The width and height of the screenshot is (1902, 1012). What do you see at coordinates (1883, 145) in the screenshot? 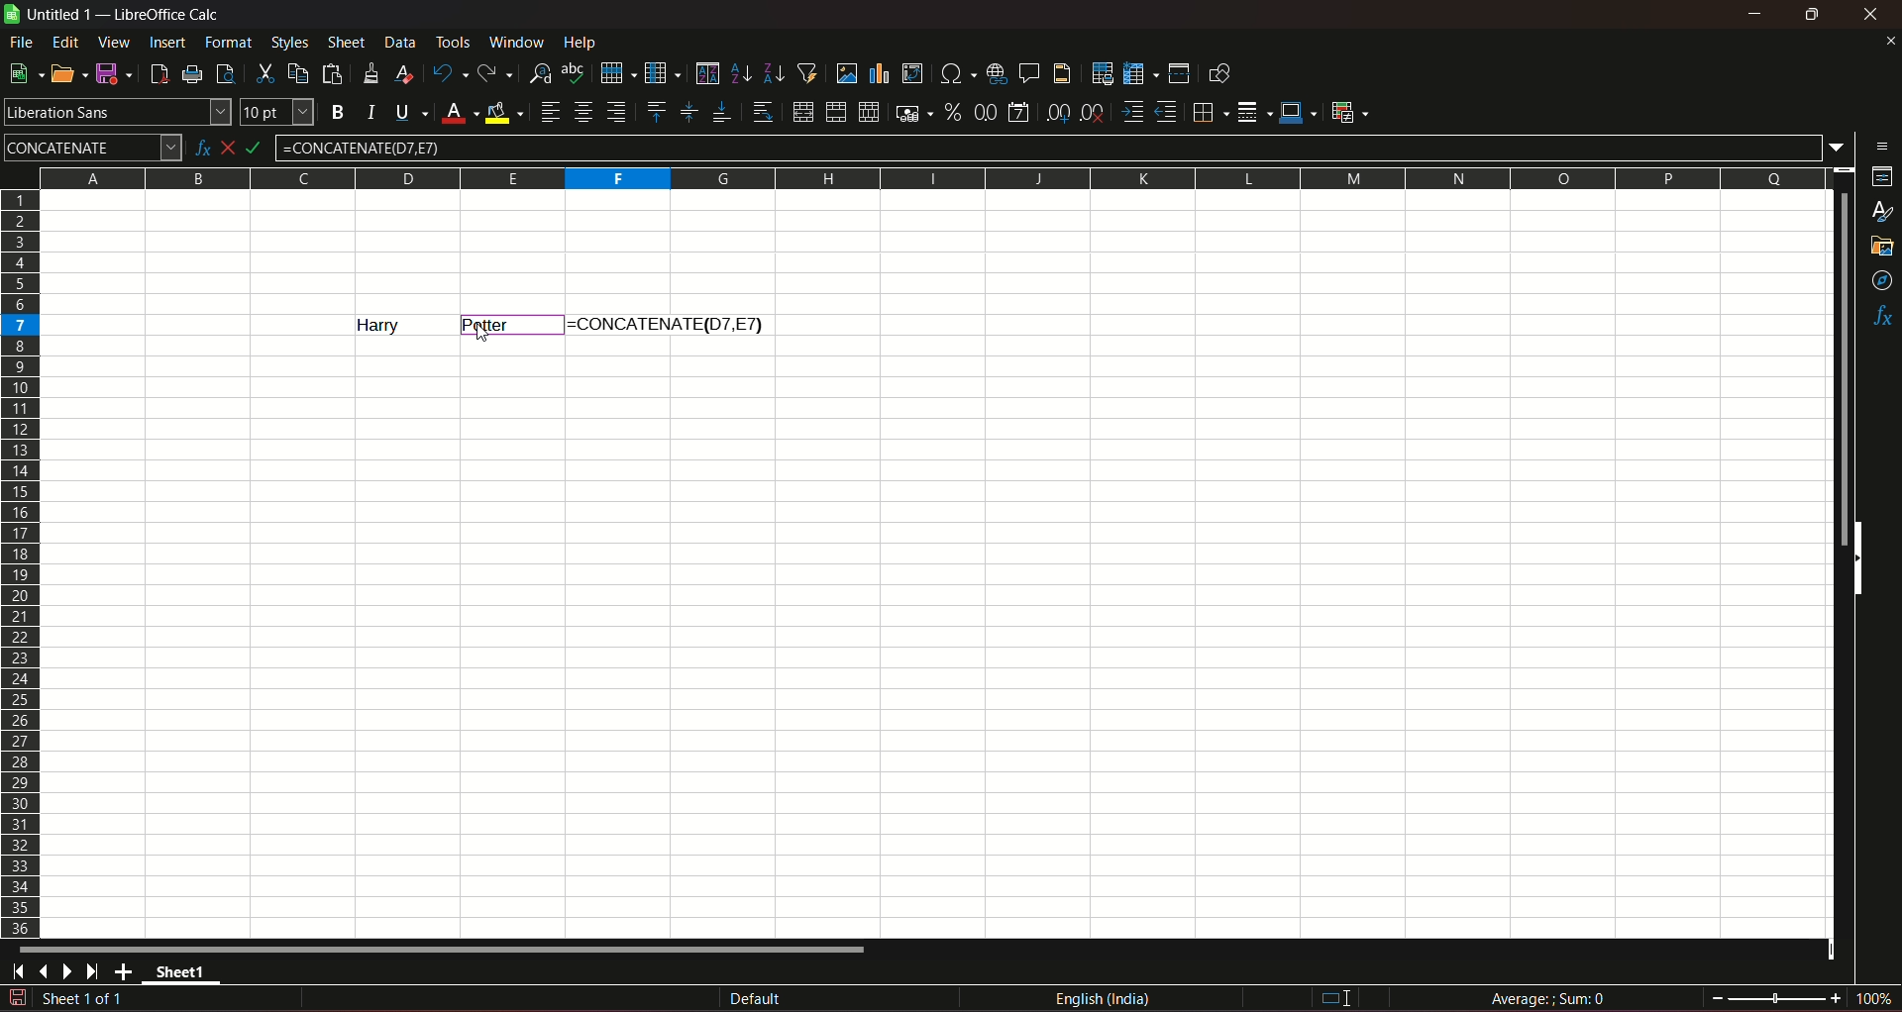
I see `sidebar settings` at bounding box center [1883, 145].